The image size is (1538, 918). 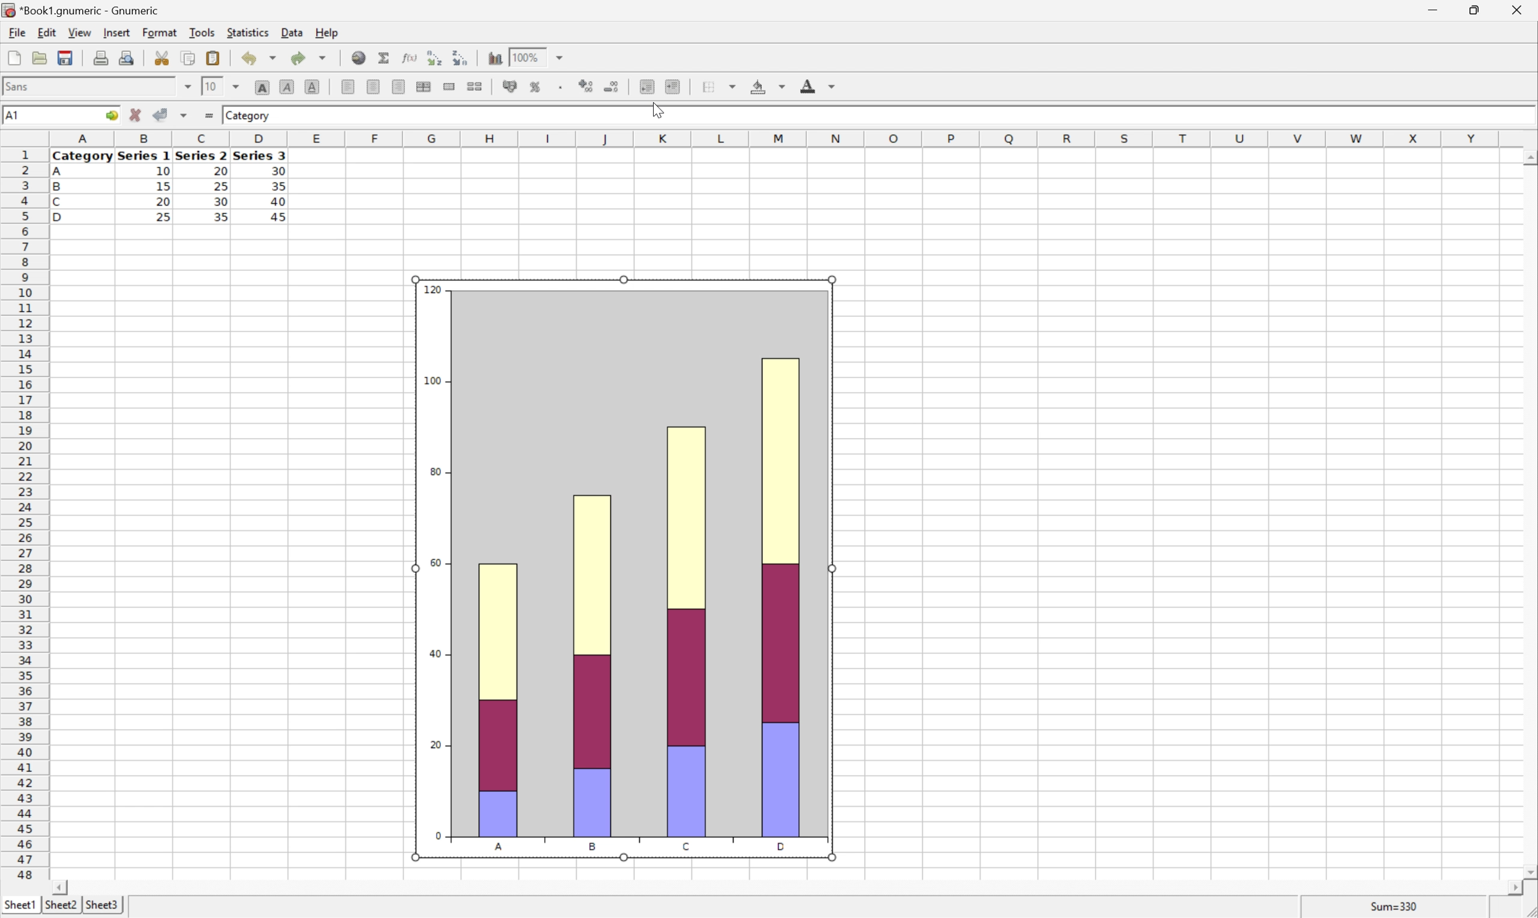 What do you see at coordinates (279, 199) in the screenshot?
I see `40` at bounding box center [279, 199].